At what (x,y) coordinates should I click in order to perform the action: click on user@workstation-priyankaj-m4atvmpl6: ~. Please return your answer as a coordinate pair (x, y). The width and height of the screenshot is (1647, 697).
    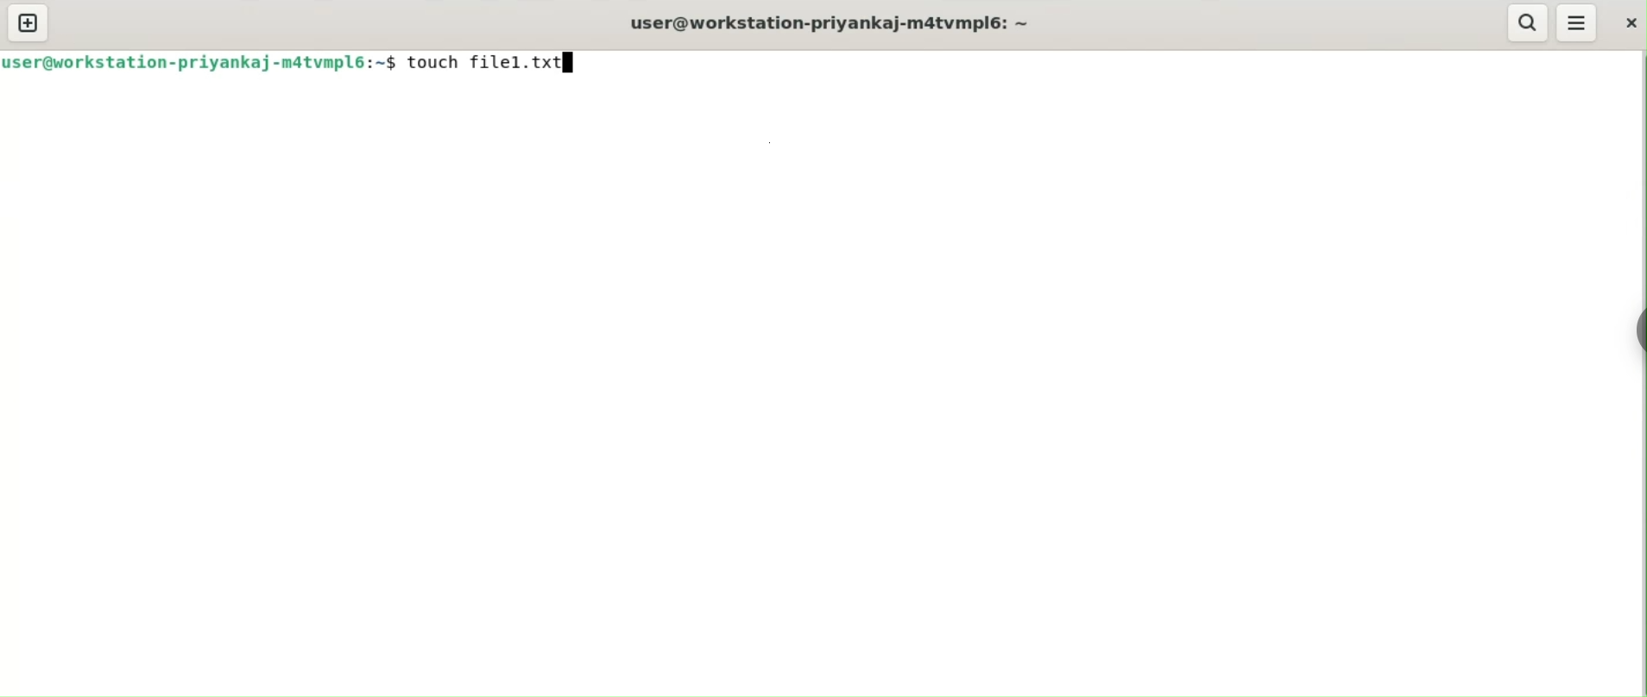
    Looking at the image, I should click on (836, 24).